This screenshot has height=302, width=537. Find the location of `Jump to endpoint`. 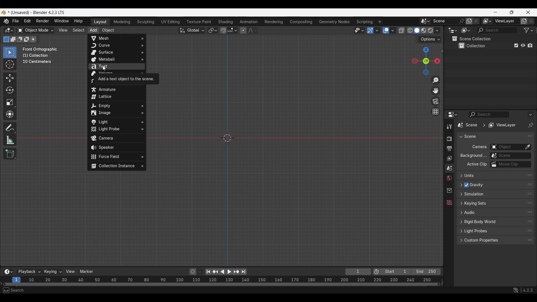

Jump to endpoint is located at coordinates (208, 272).